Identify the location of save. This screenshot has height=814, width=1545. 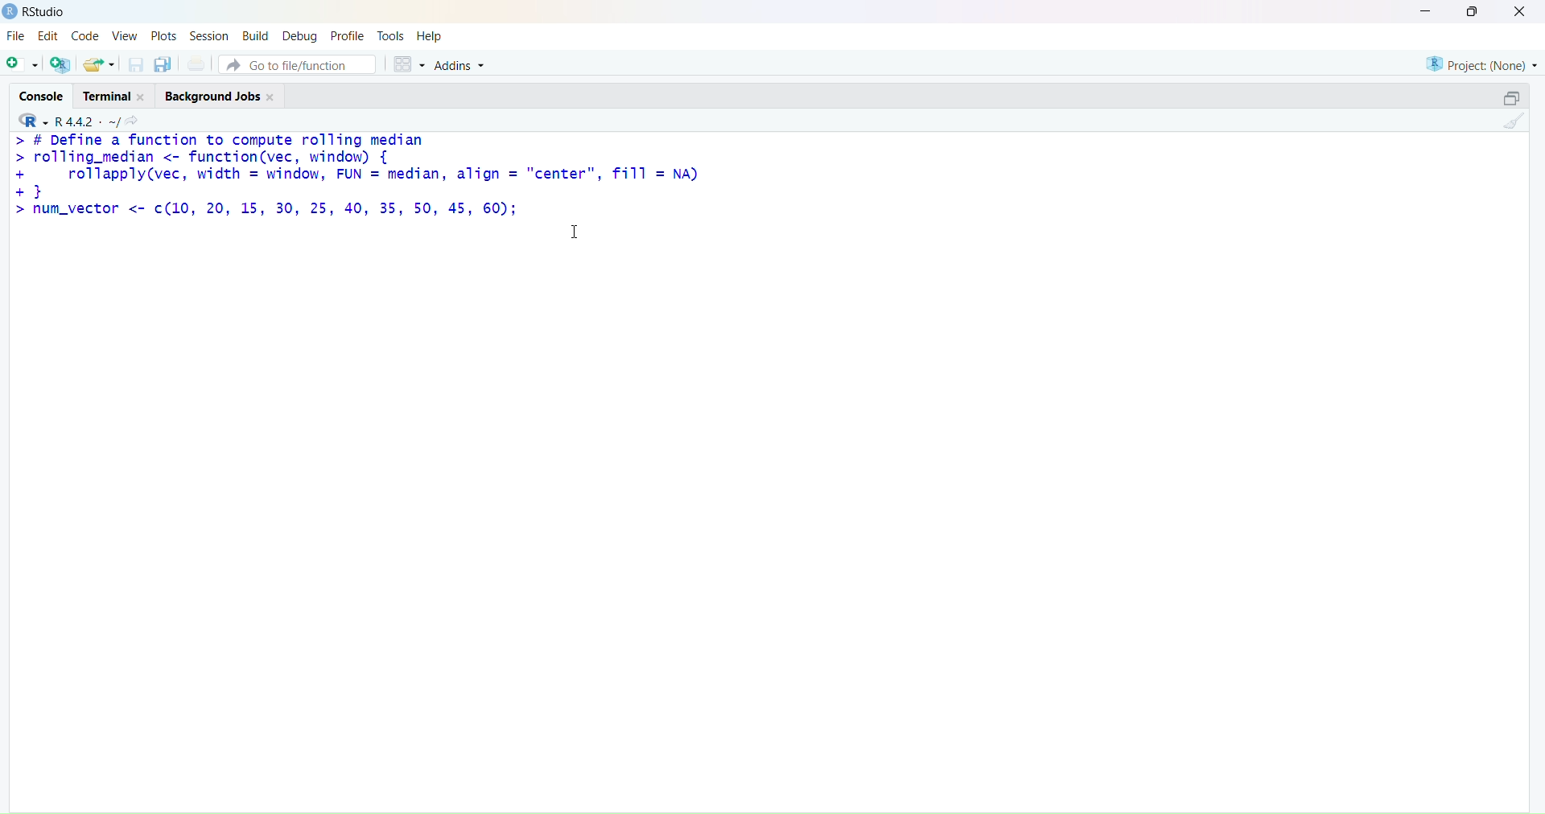
(138, 64).